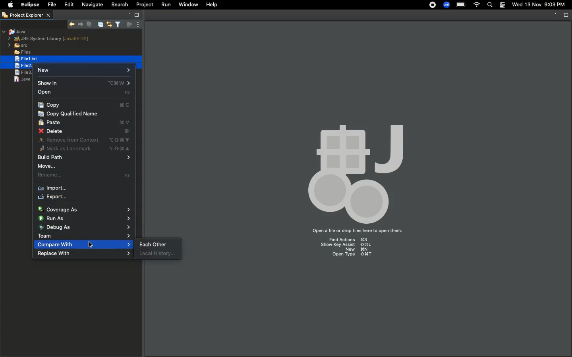 This screenshot has height=357, width=572. What do you see at coordinates (29, 5) in the screenshot?
I see `Eclipse` at bounding box center [29, 5].